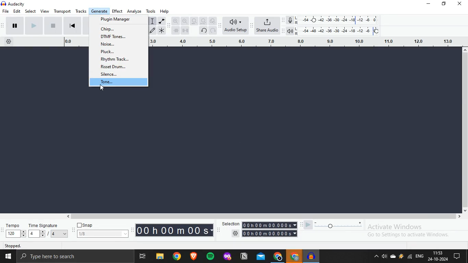 The width and height of the screenshot is (468, 263). What do you see at coordinates (263, 234) in the screenshot?
I see `Settings` at bounding box center [263, 234].